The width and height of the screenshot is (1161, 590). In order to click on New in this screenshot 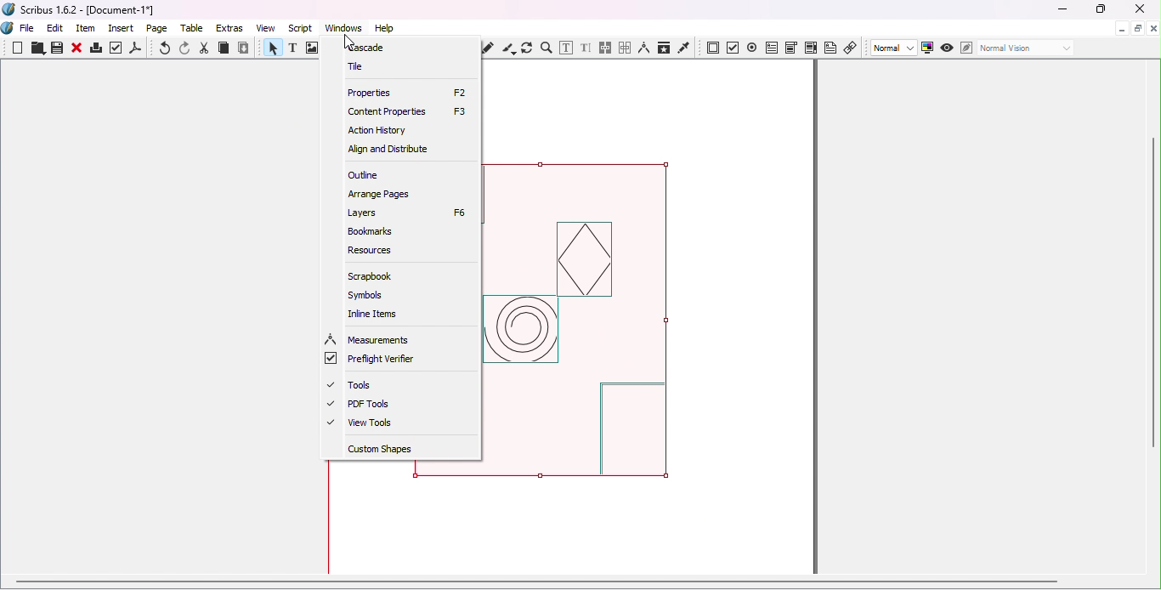, I will do `click(18, 48)`.